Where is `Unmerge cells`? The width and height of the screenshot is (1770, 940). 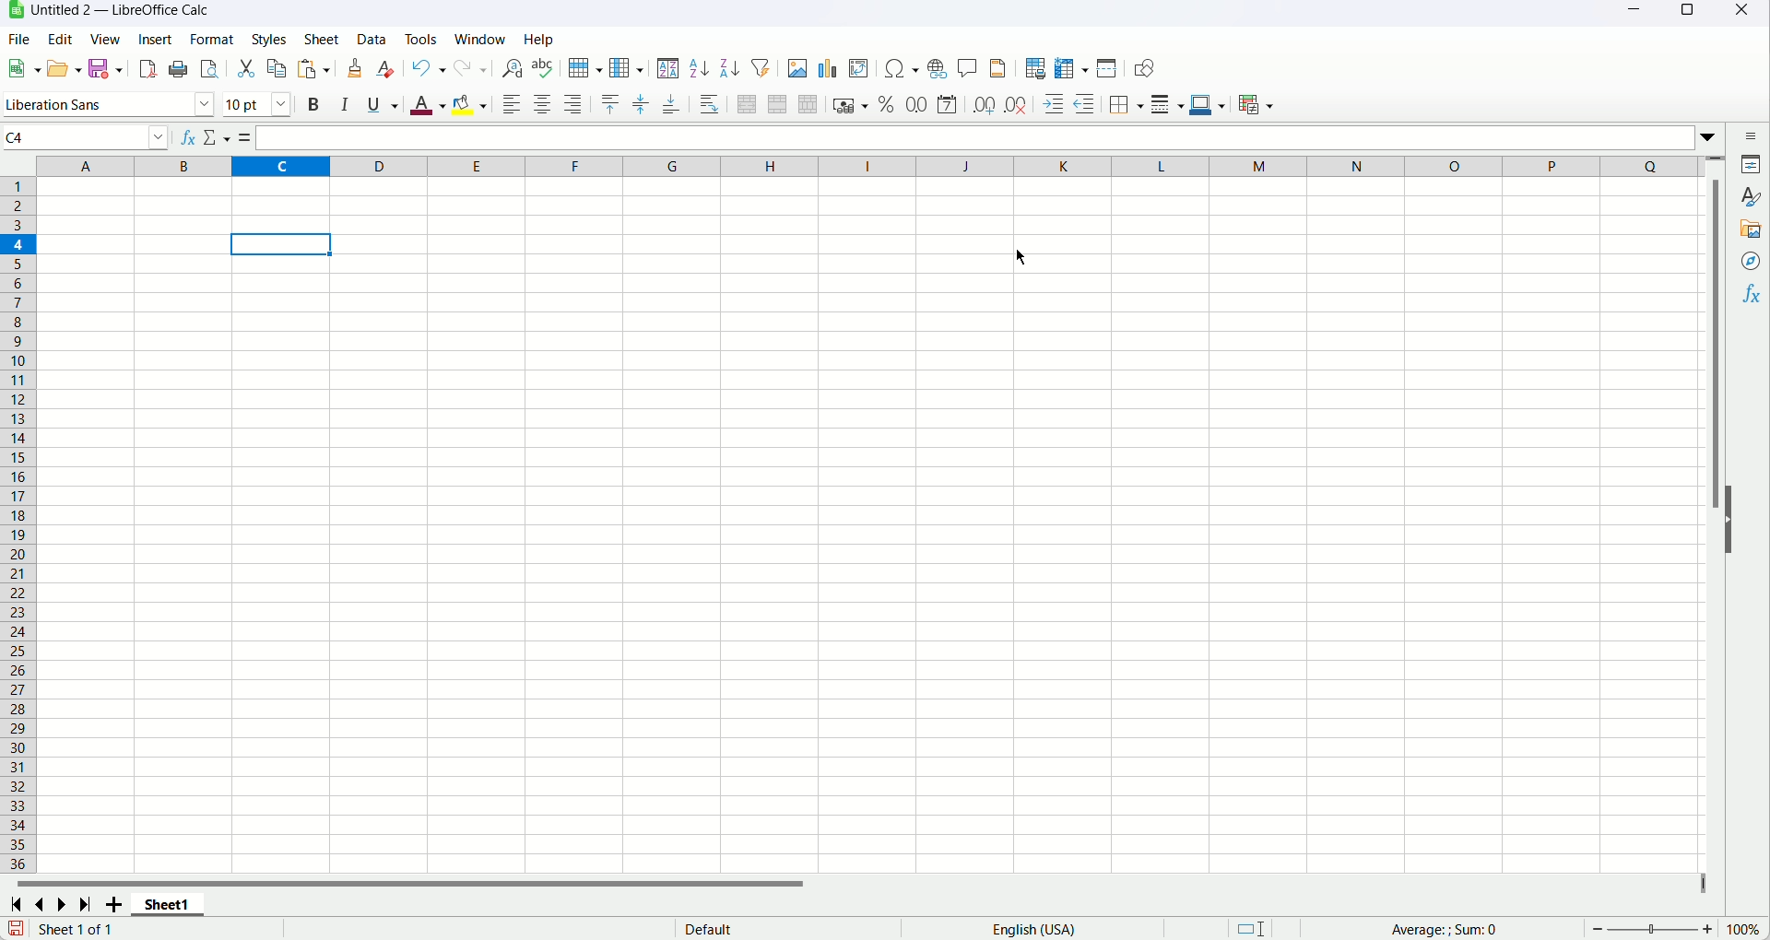
Unmerge cells is located at coordinates (808, 104).